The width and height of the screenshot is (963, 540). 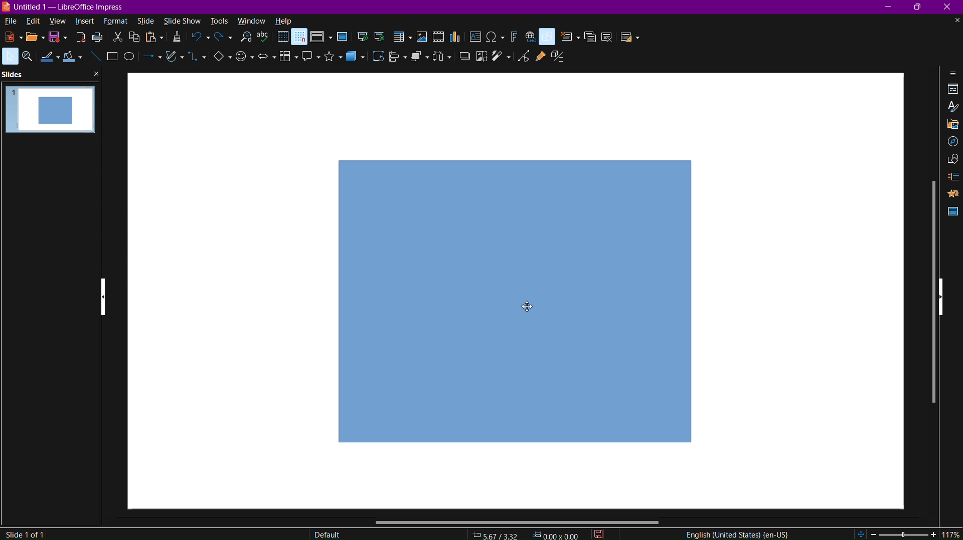 I want to click on view, so click(x=59, y=22).